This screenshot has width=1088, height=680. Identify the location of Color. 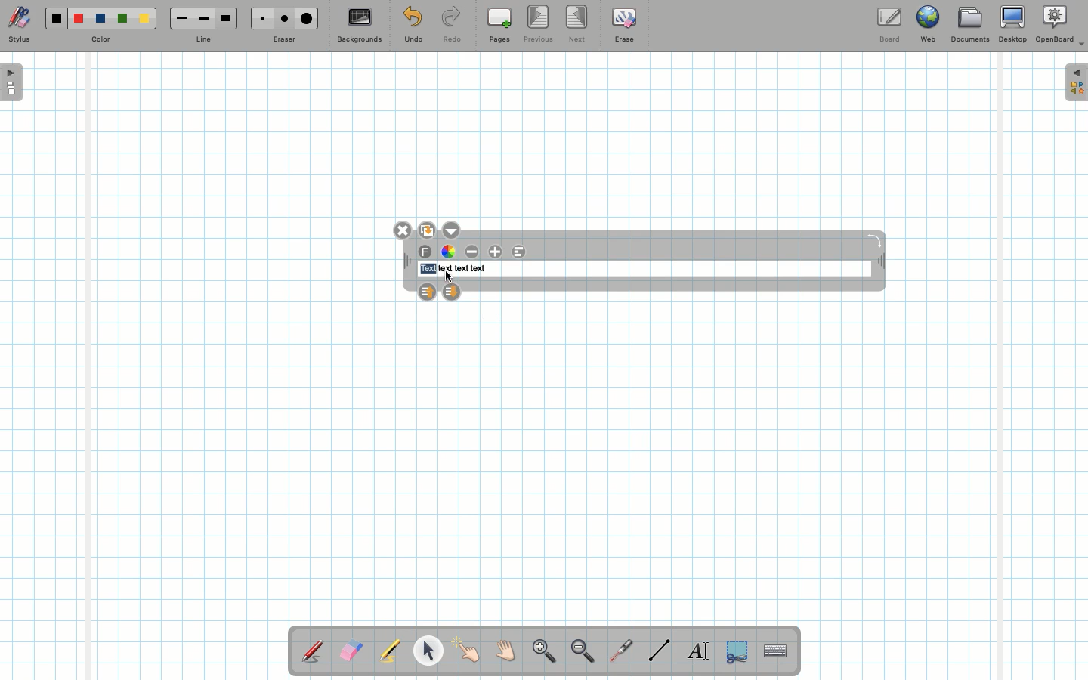
(99, 40).